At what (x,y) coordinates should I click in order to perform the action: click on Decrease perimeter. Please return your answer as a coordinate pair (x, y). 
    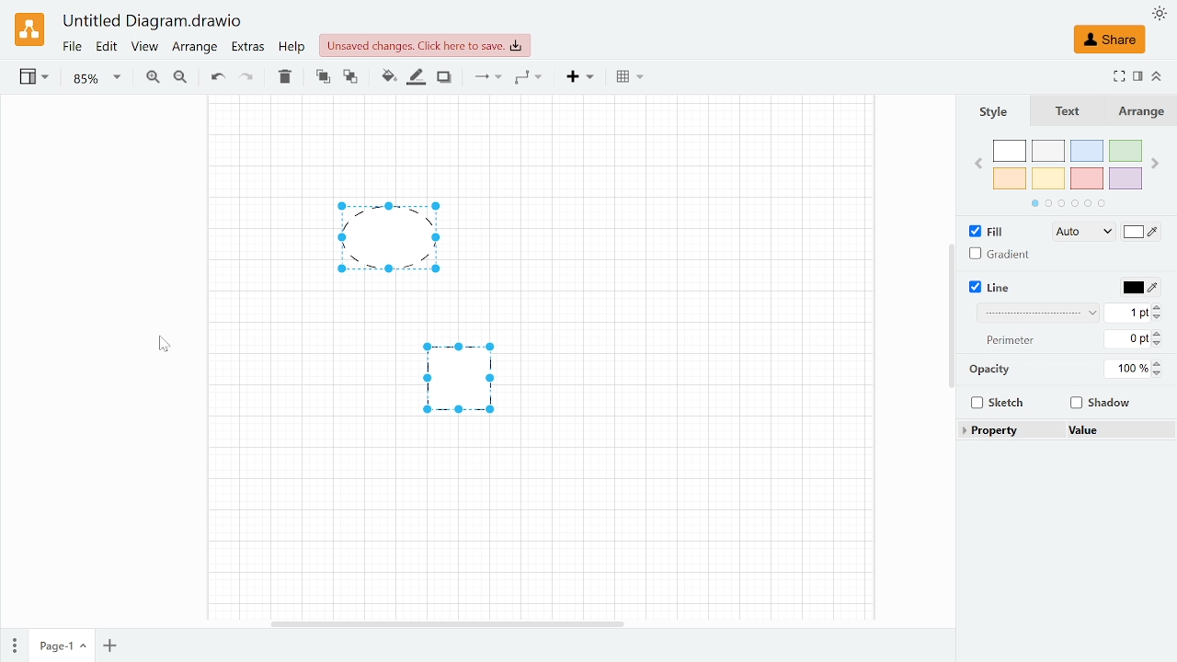
    Looking at the image, I should click on (1160, 344).